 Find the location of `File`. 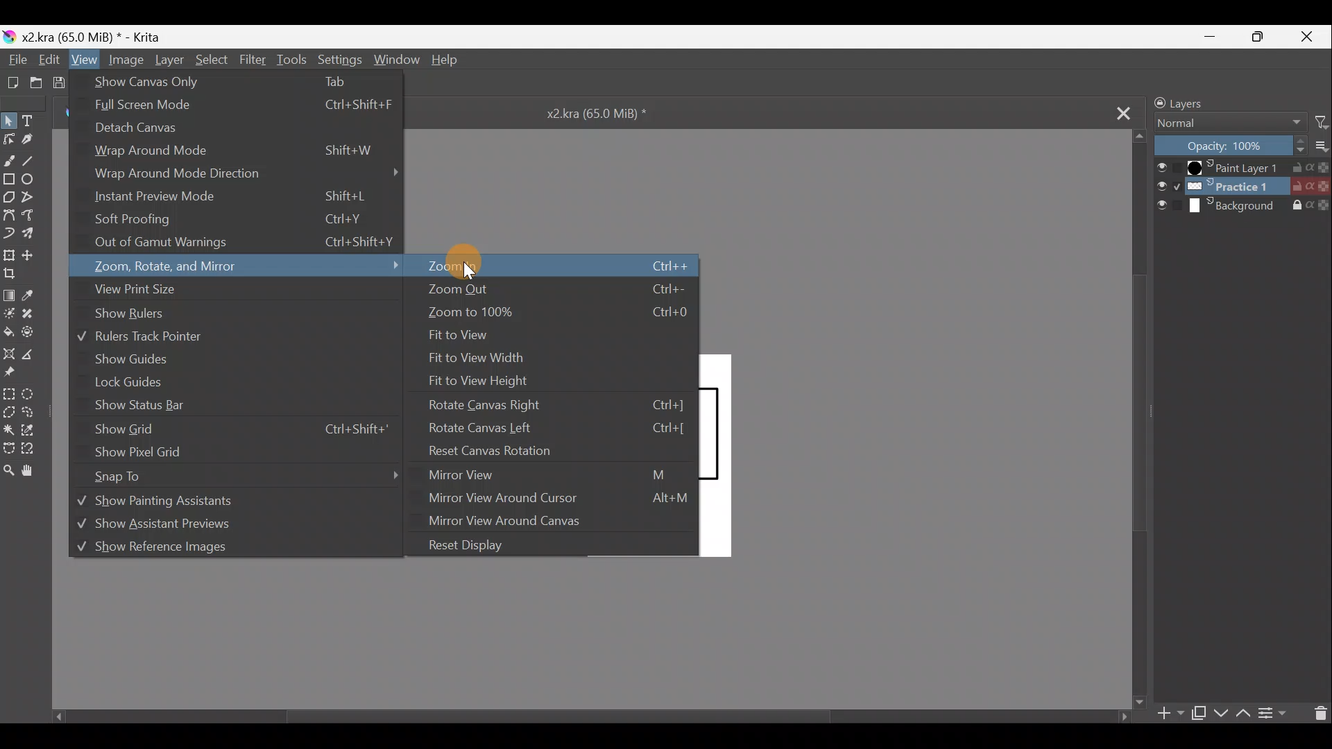

File is located at coordinates (17, 59).